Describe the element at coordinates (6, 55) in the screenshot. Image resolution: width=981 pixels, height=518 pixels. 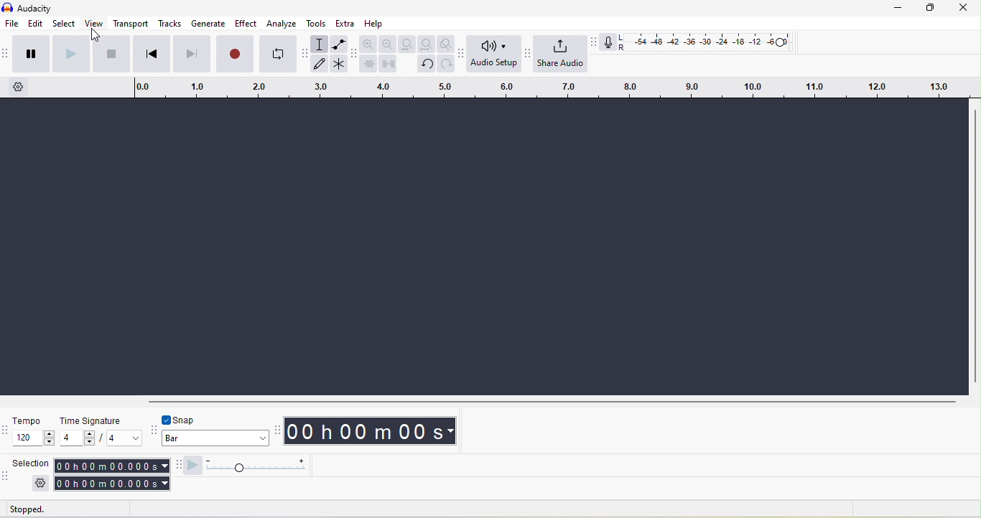
I see `audacity transport toolbar` at that location.